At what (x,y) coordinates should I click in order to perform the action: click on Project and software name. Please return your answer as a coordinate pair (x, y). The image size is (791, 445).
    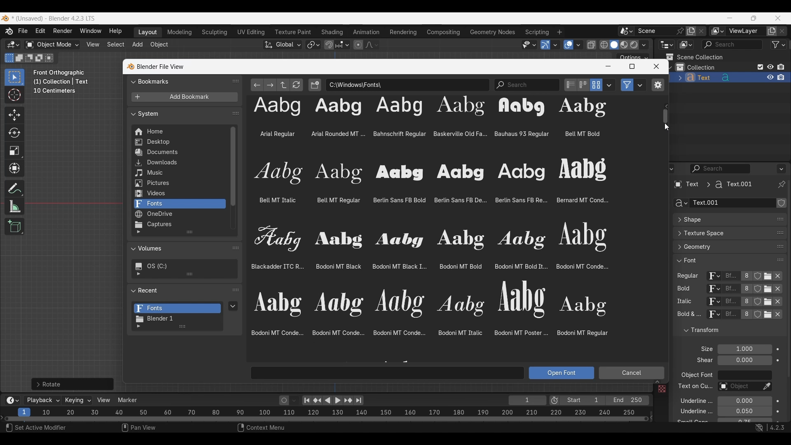
    Looking at the image, I should click on (54, 19).